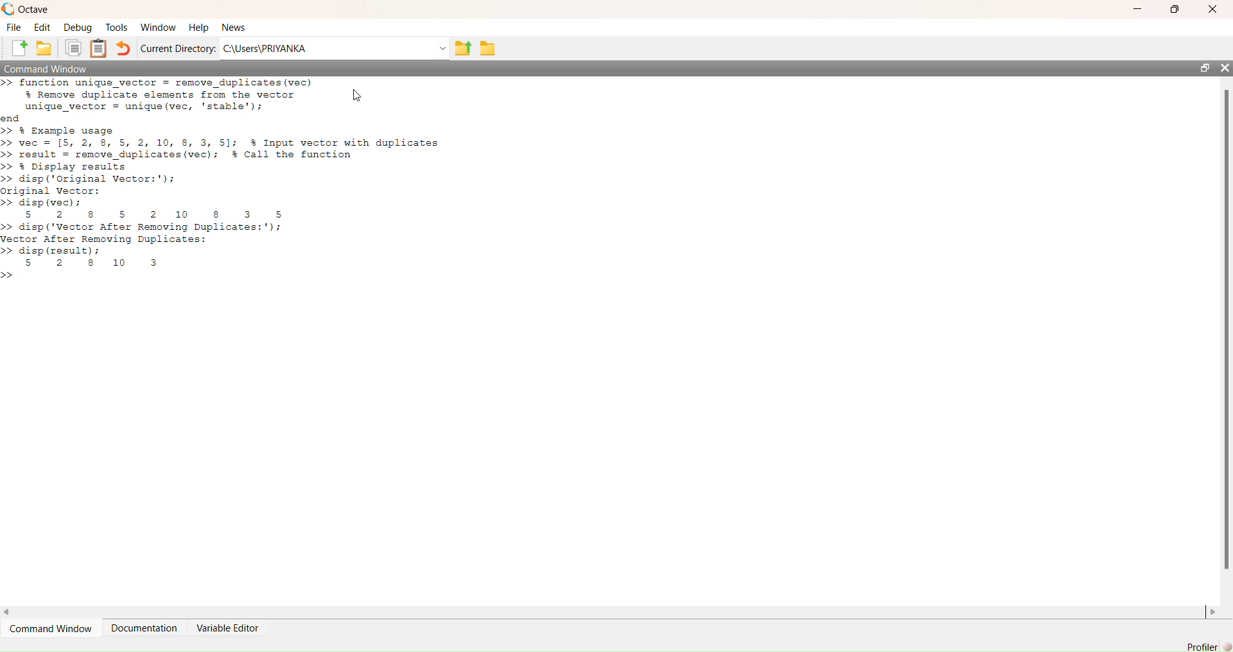 This screenshot has height=652, width=1233. I want to click on scroll left, so click(8, 613).